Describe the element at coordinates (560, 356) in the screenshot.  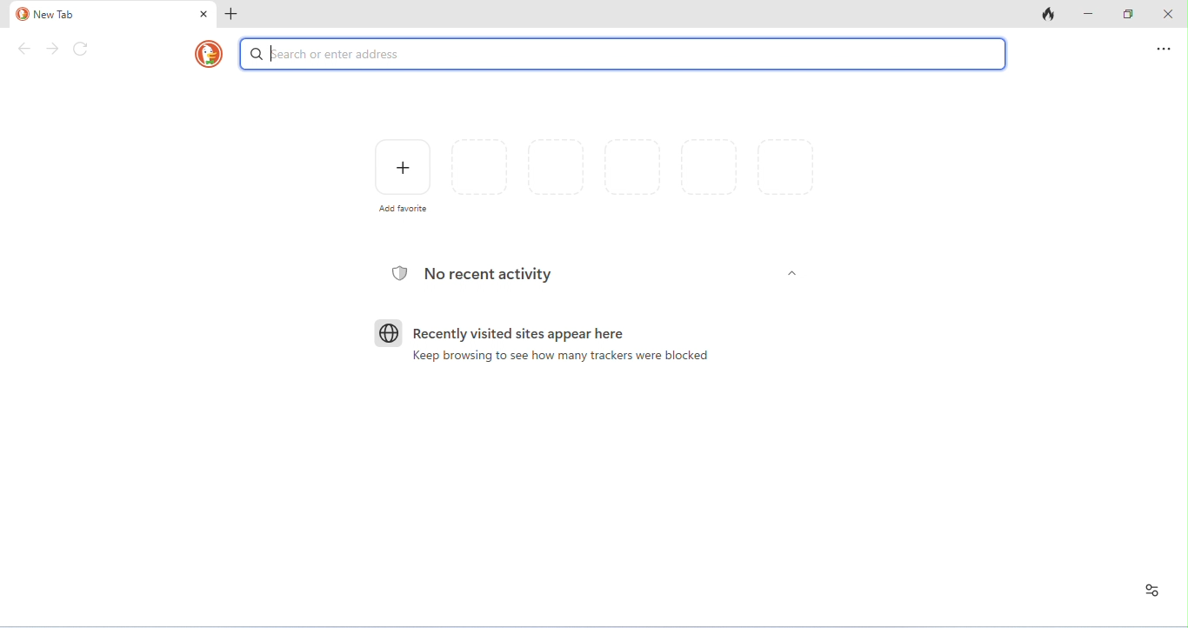
I see `keep browsing to see how many trackers are blocked` at that location.